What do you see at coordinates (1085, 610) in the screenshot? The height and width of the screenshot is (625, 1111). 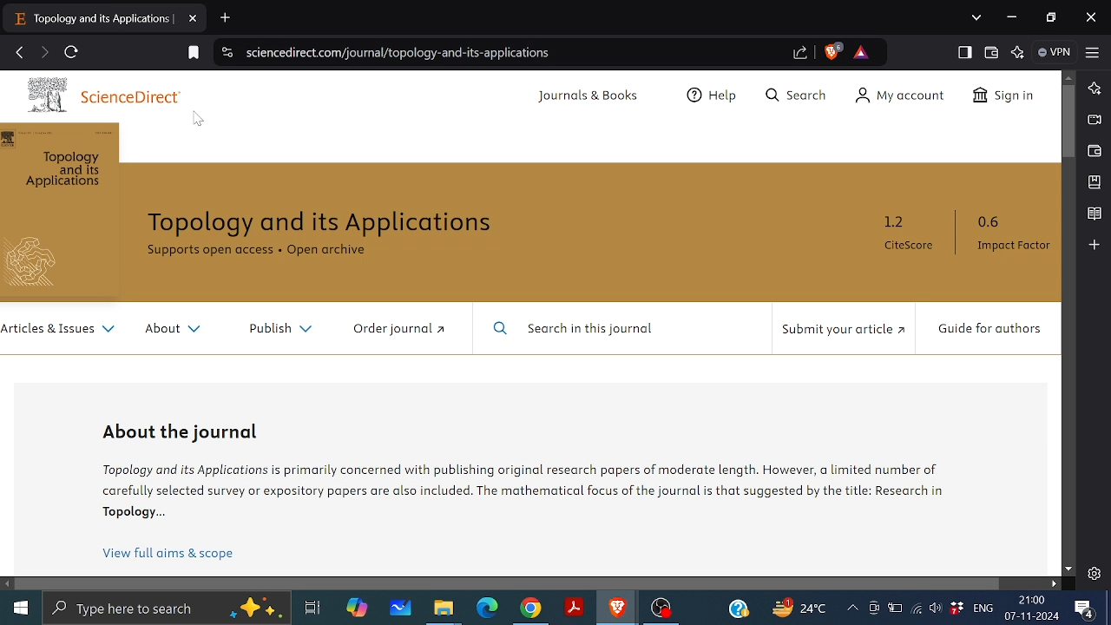 I see `Masseges` at bounding box center [1085, 610].